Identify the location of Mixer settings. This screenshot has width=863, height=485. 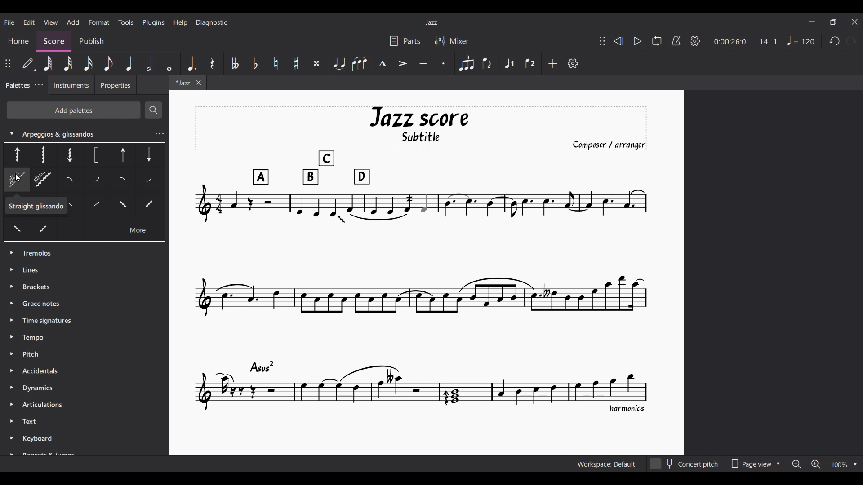
(451, 41).